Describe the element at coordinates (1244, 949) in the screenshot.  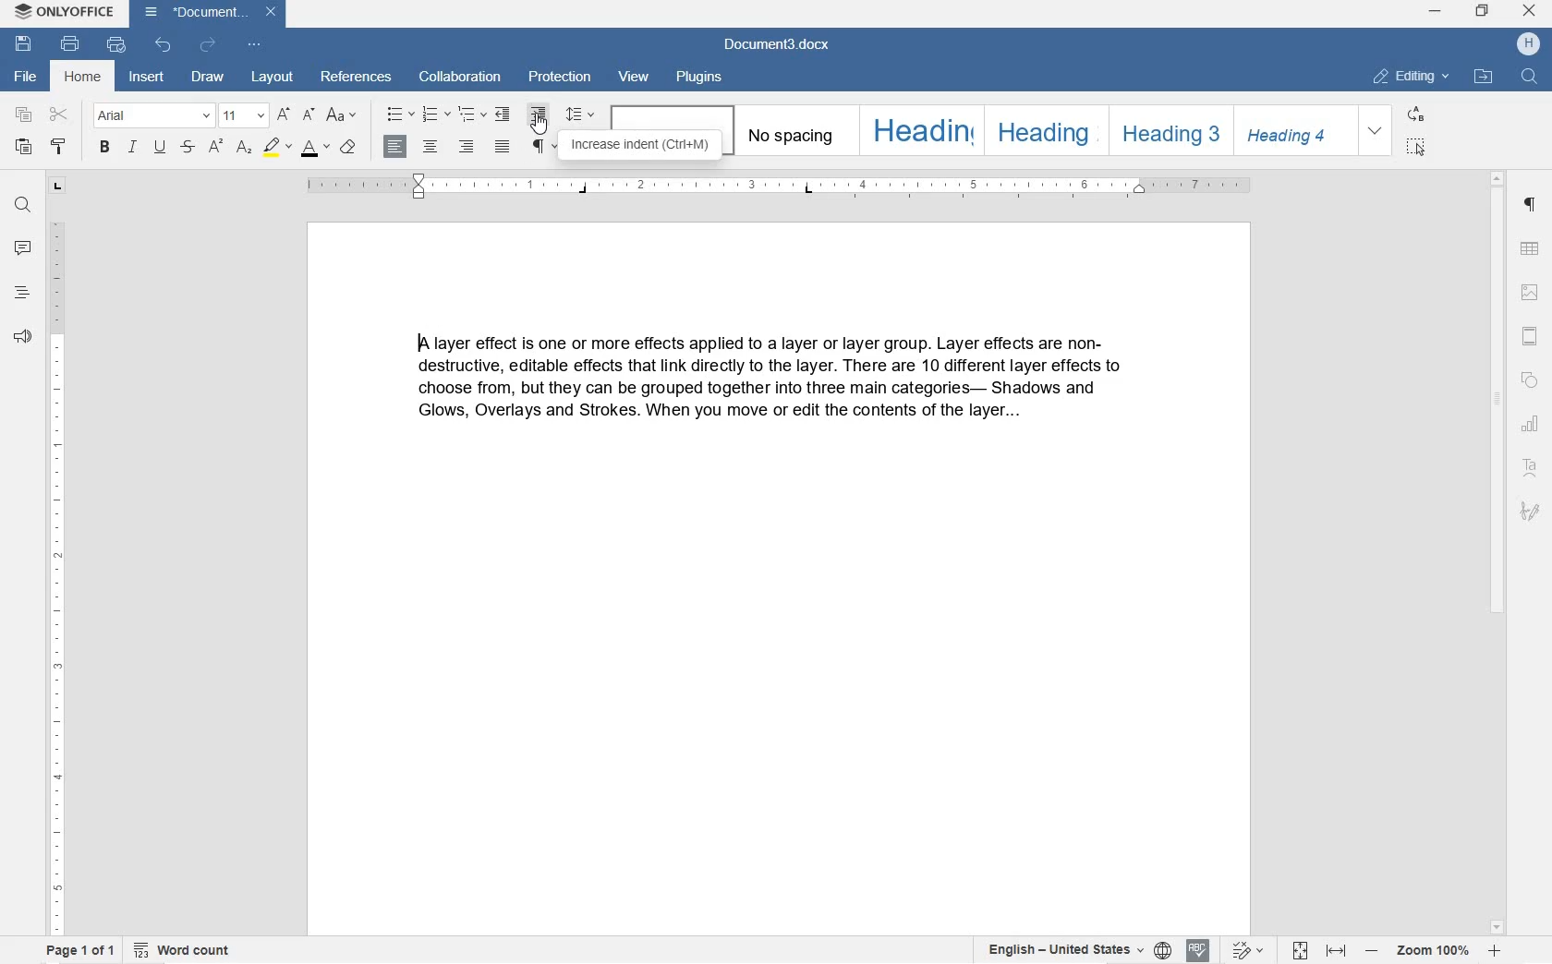
I see `TRACK CHANGES` at that location.